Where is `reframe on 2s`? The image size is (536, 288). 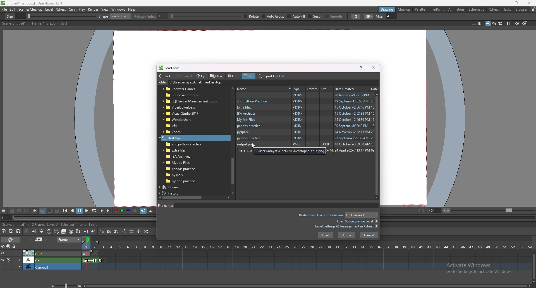
reframe on 2s is located at coordinates (109, 232).